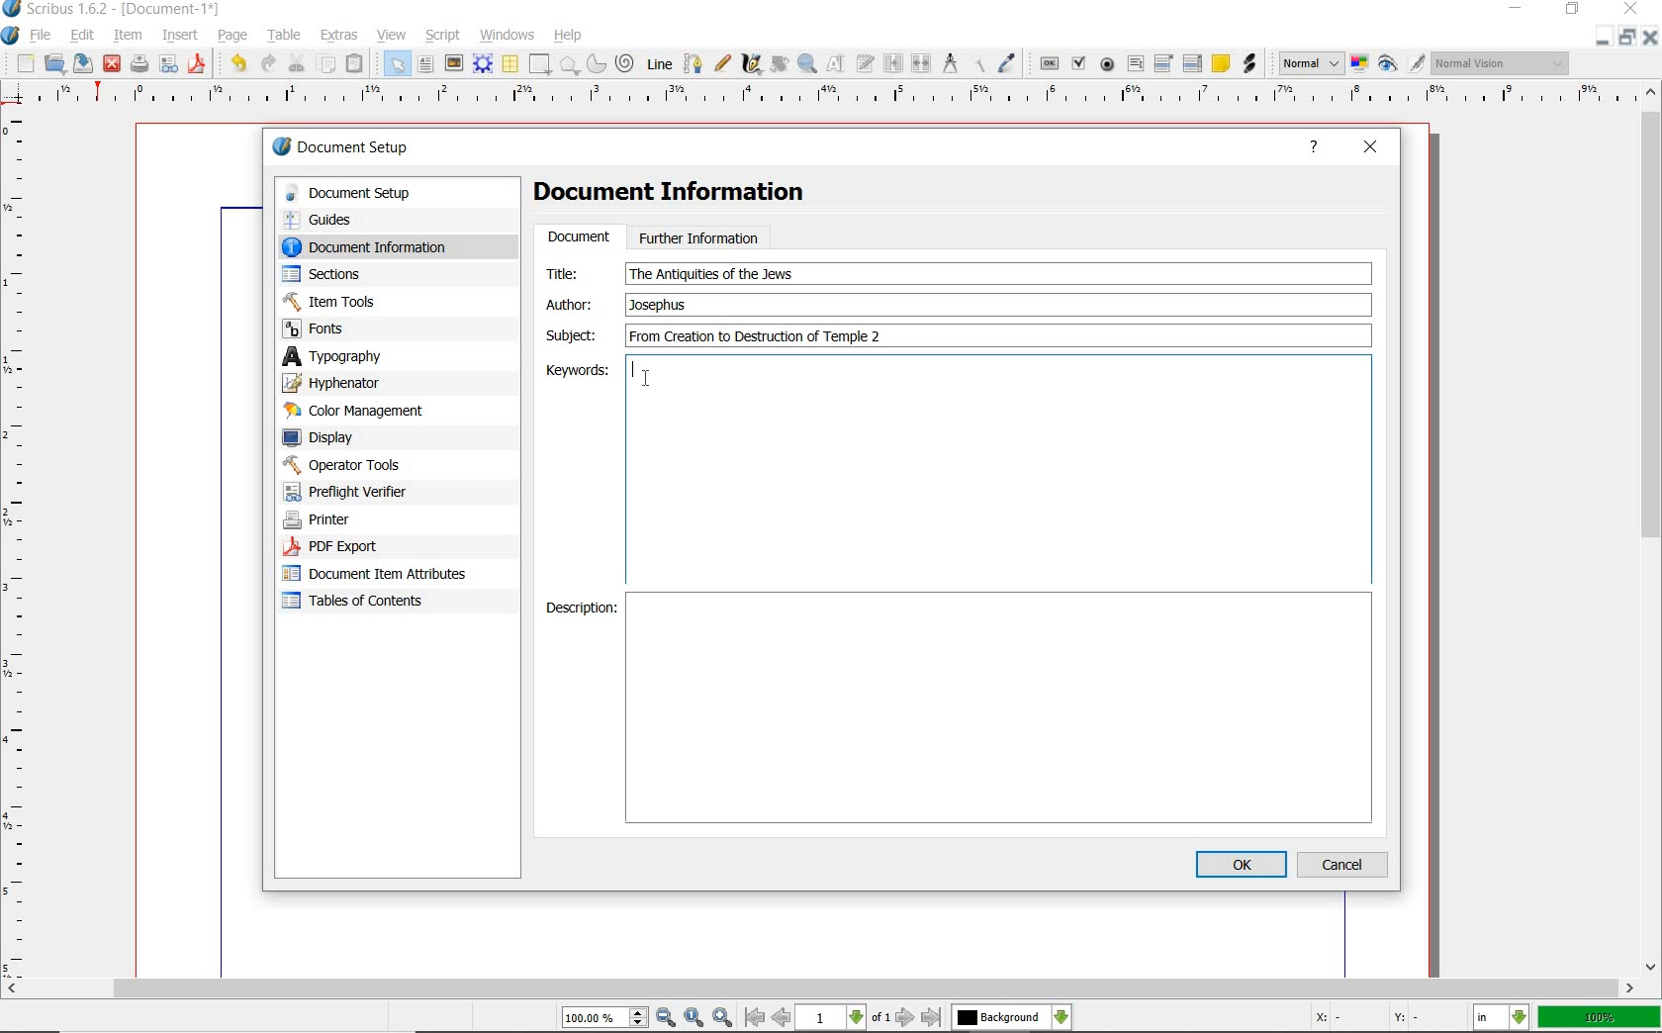 The height and width of the screenshot is (1033, 1662). Describe the element at coordinates (721, 62) in the screenshot. I see `freehand line` at that location.